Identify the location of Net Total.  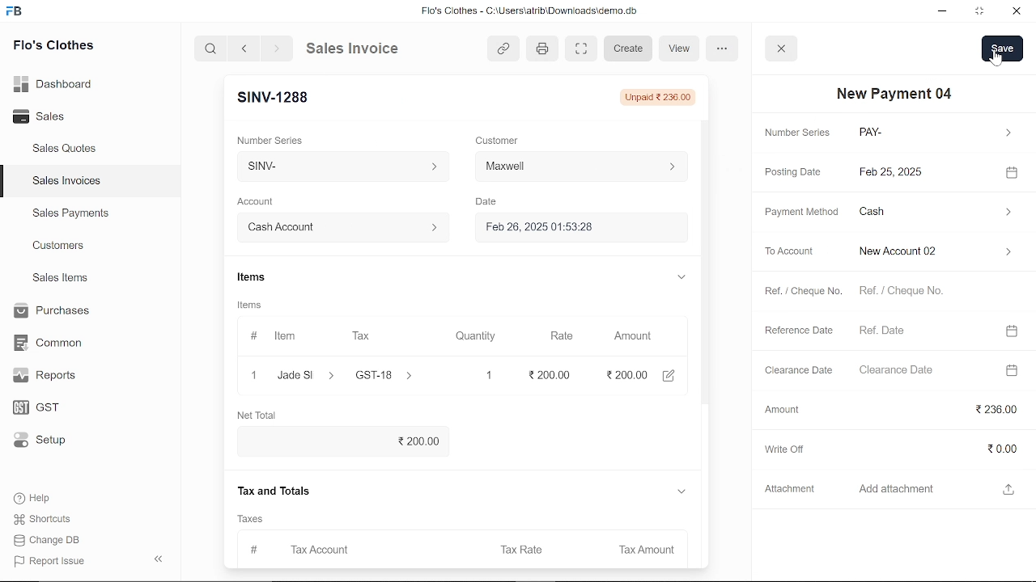
(263, 413).